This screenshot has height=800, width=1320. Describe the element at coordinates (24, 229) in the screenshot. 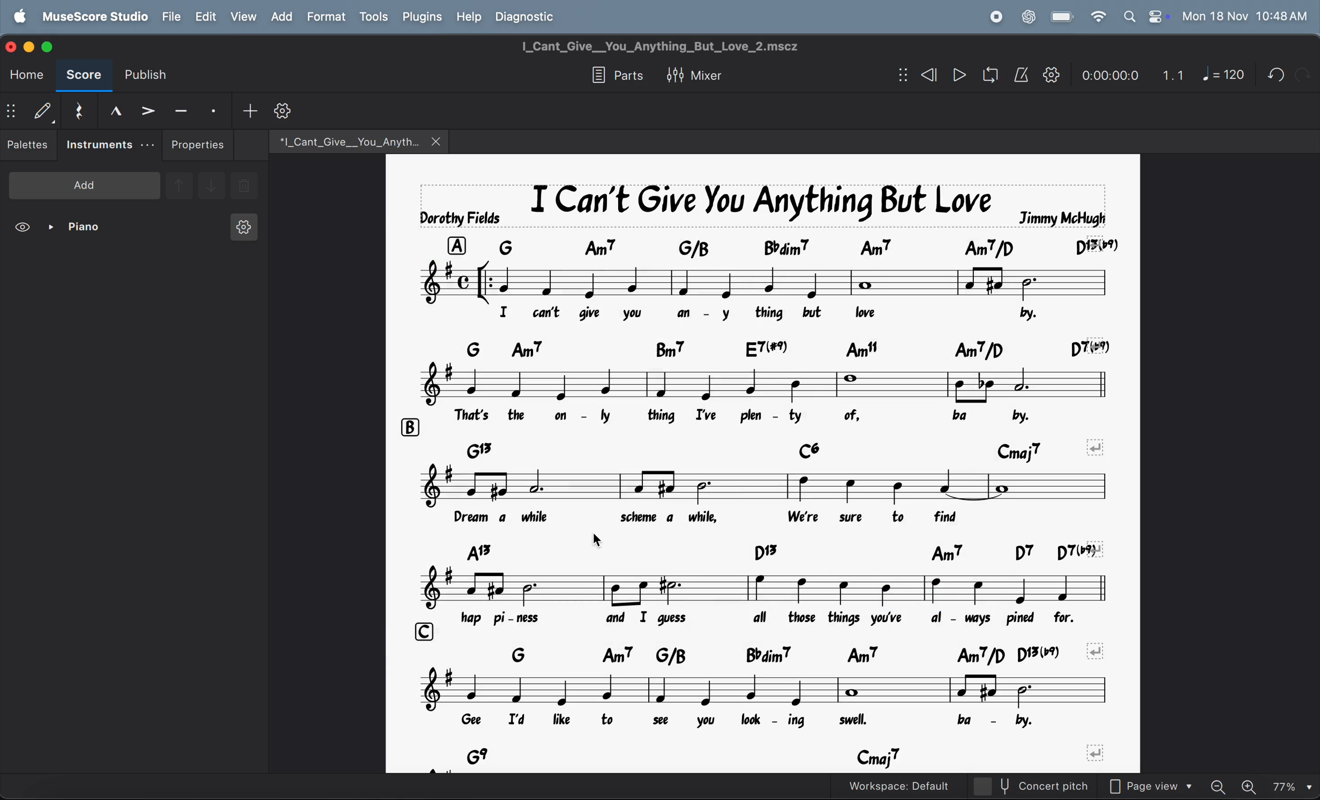

I see `view` at that location.